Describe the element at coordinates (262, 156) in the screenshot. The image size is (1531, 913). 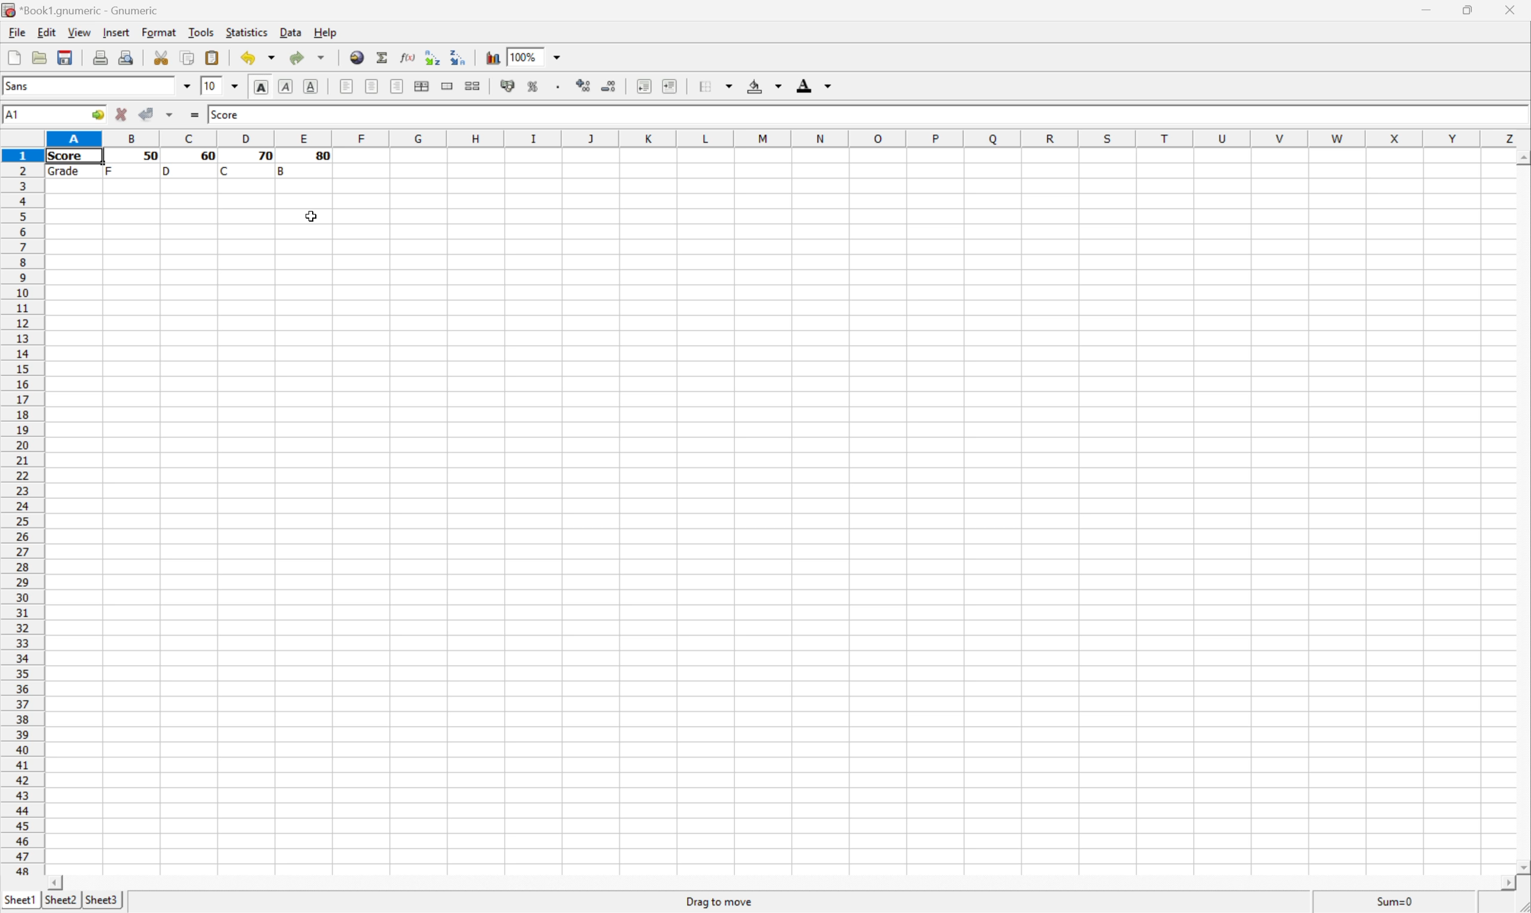
I see `70` at that location.